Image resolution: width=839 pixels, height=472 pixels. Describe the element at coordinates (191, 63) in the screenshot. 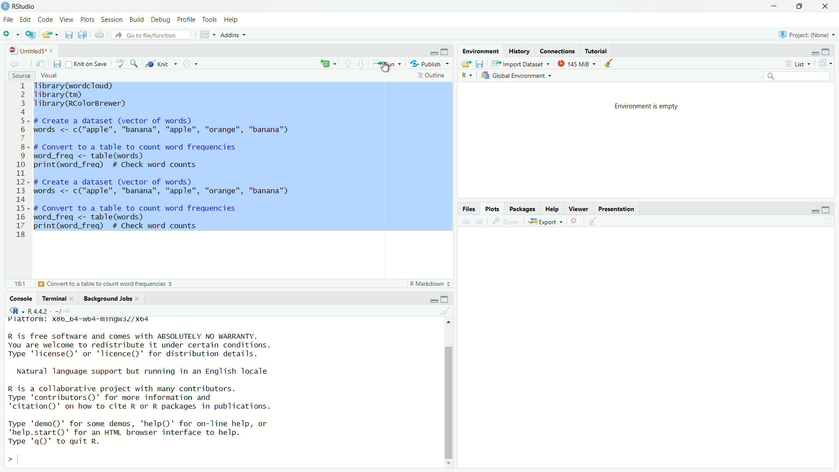

I see `Settings` at that location.